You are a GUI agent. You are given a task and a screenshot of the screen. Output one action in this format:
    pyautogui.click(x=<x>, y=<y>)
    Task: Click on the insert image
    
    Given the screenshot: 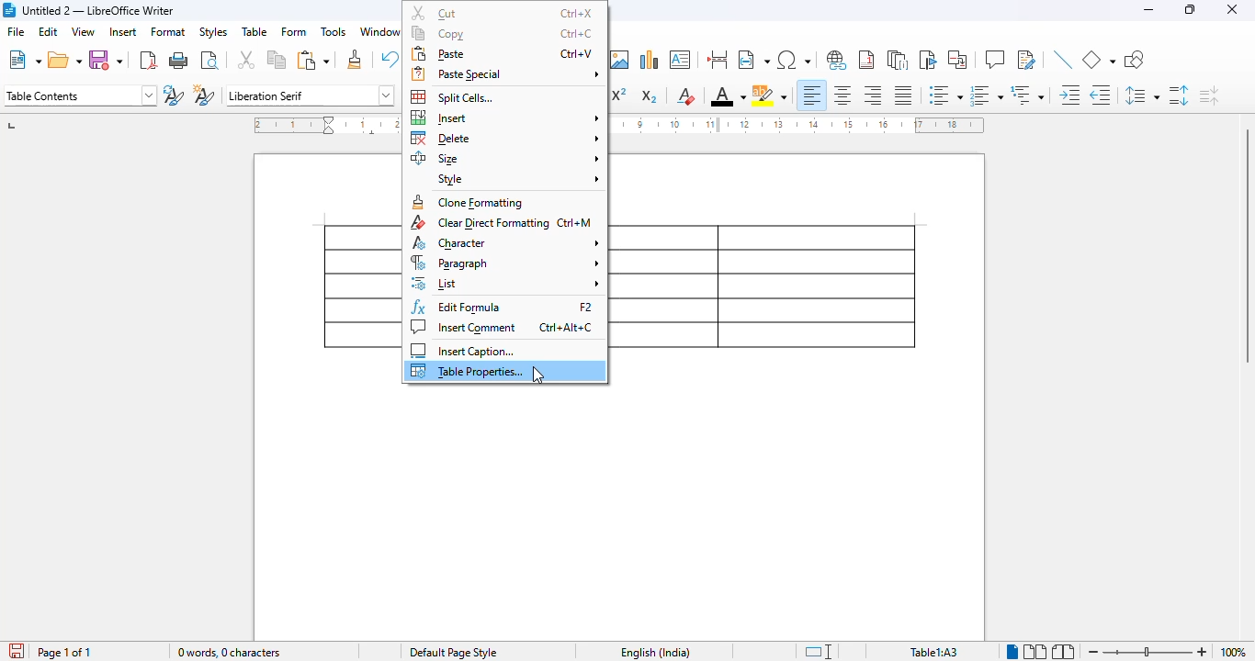 What is the action you would take?
    pyautogui.click(x=619, y=59)
    